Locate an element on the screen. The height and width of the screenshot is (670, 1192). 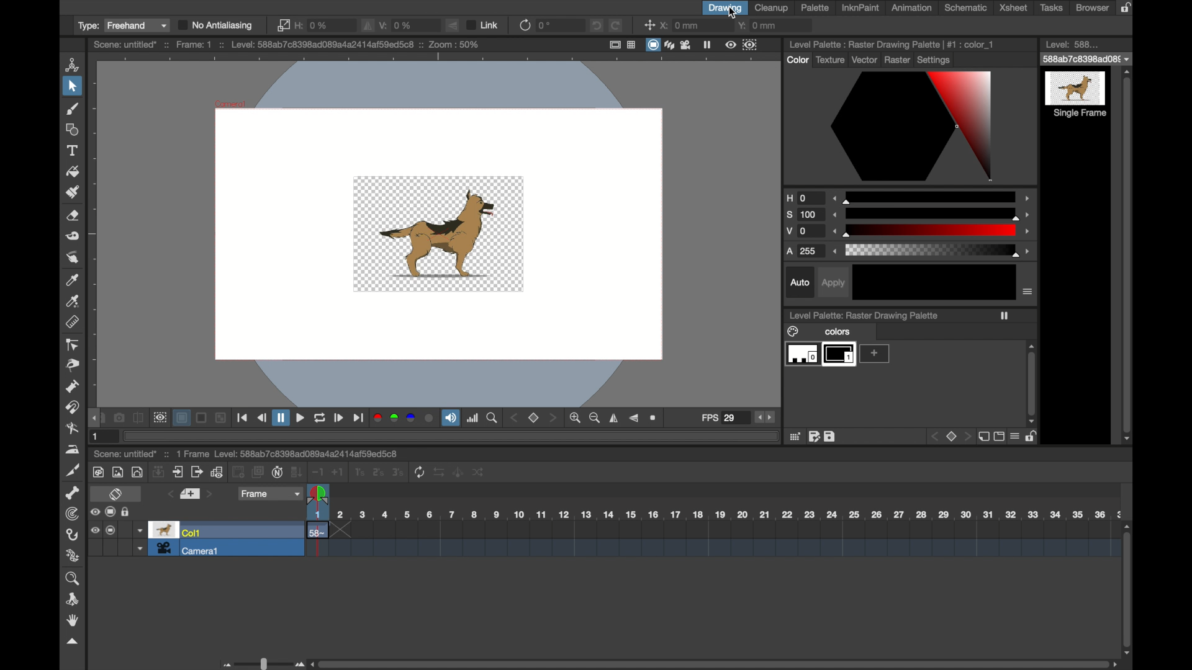
1 is located at coordinates (97, 437).